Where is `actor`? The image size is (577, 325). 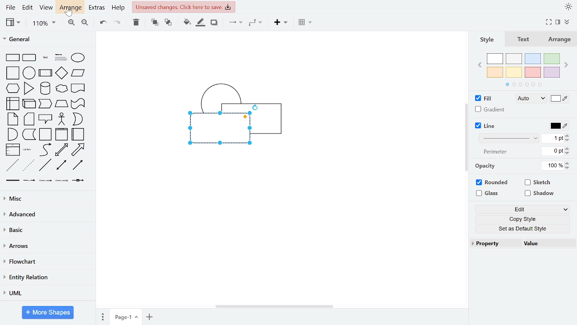
actor is located at coordinates (61, 119).